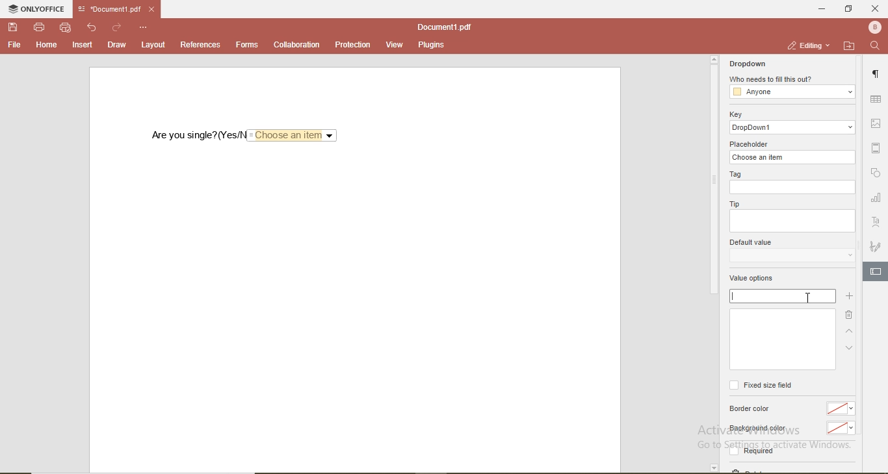 This screenshot has height=474, width=888. Describe the element at coordinates (758, 279) in the screenshot. I see `value options` at that location.